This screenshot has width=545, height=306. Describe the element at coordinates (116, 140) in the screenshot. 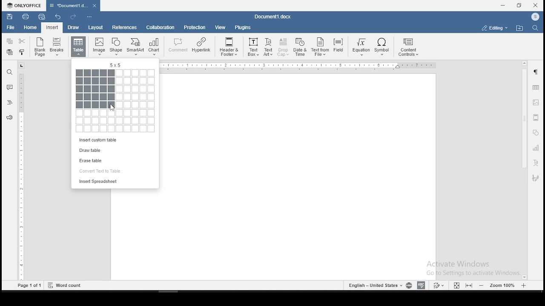

I see `insert custom table` at that location.